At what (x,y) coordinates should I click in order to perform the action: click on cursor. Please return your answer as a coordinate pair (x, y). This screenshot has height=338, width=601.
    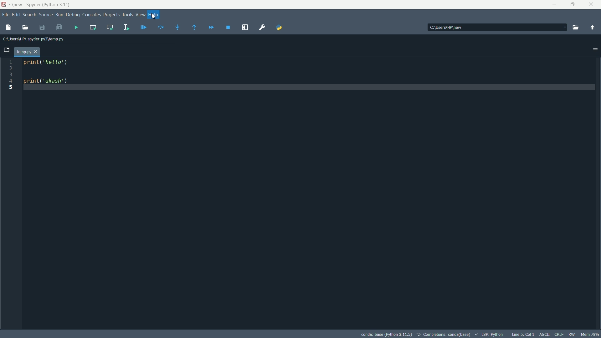
    Looking at the image, I should click on (154, 18).